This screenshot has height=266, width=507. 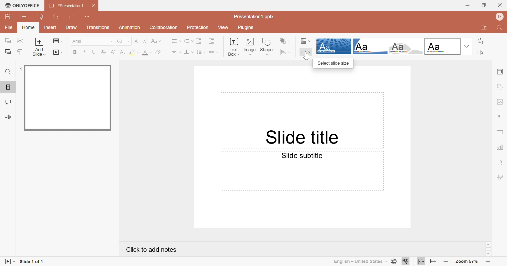 I want to click on Chart settings, so click(x=501, y=147).